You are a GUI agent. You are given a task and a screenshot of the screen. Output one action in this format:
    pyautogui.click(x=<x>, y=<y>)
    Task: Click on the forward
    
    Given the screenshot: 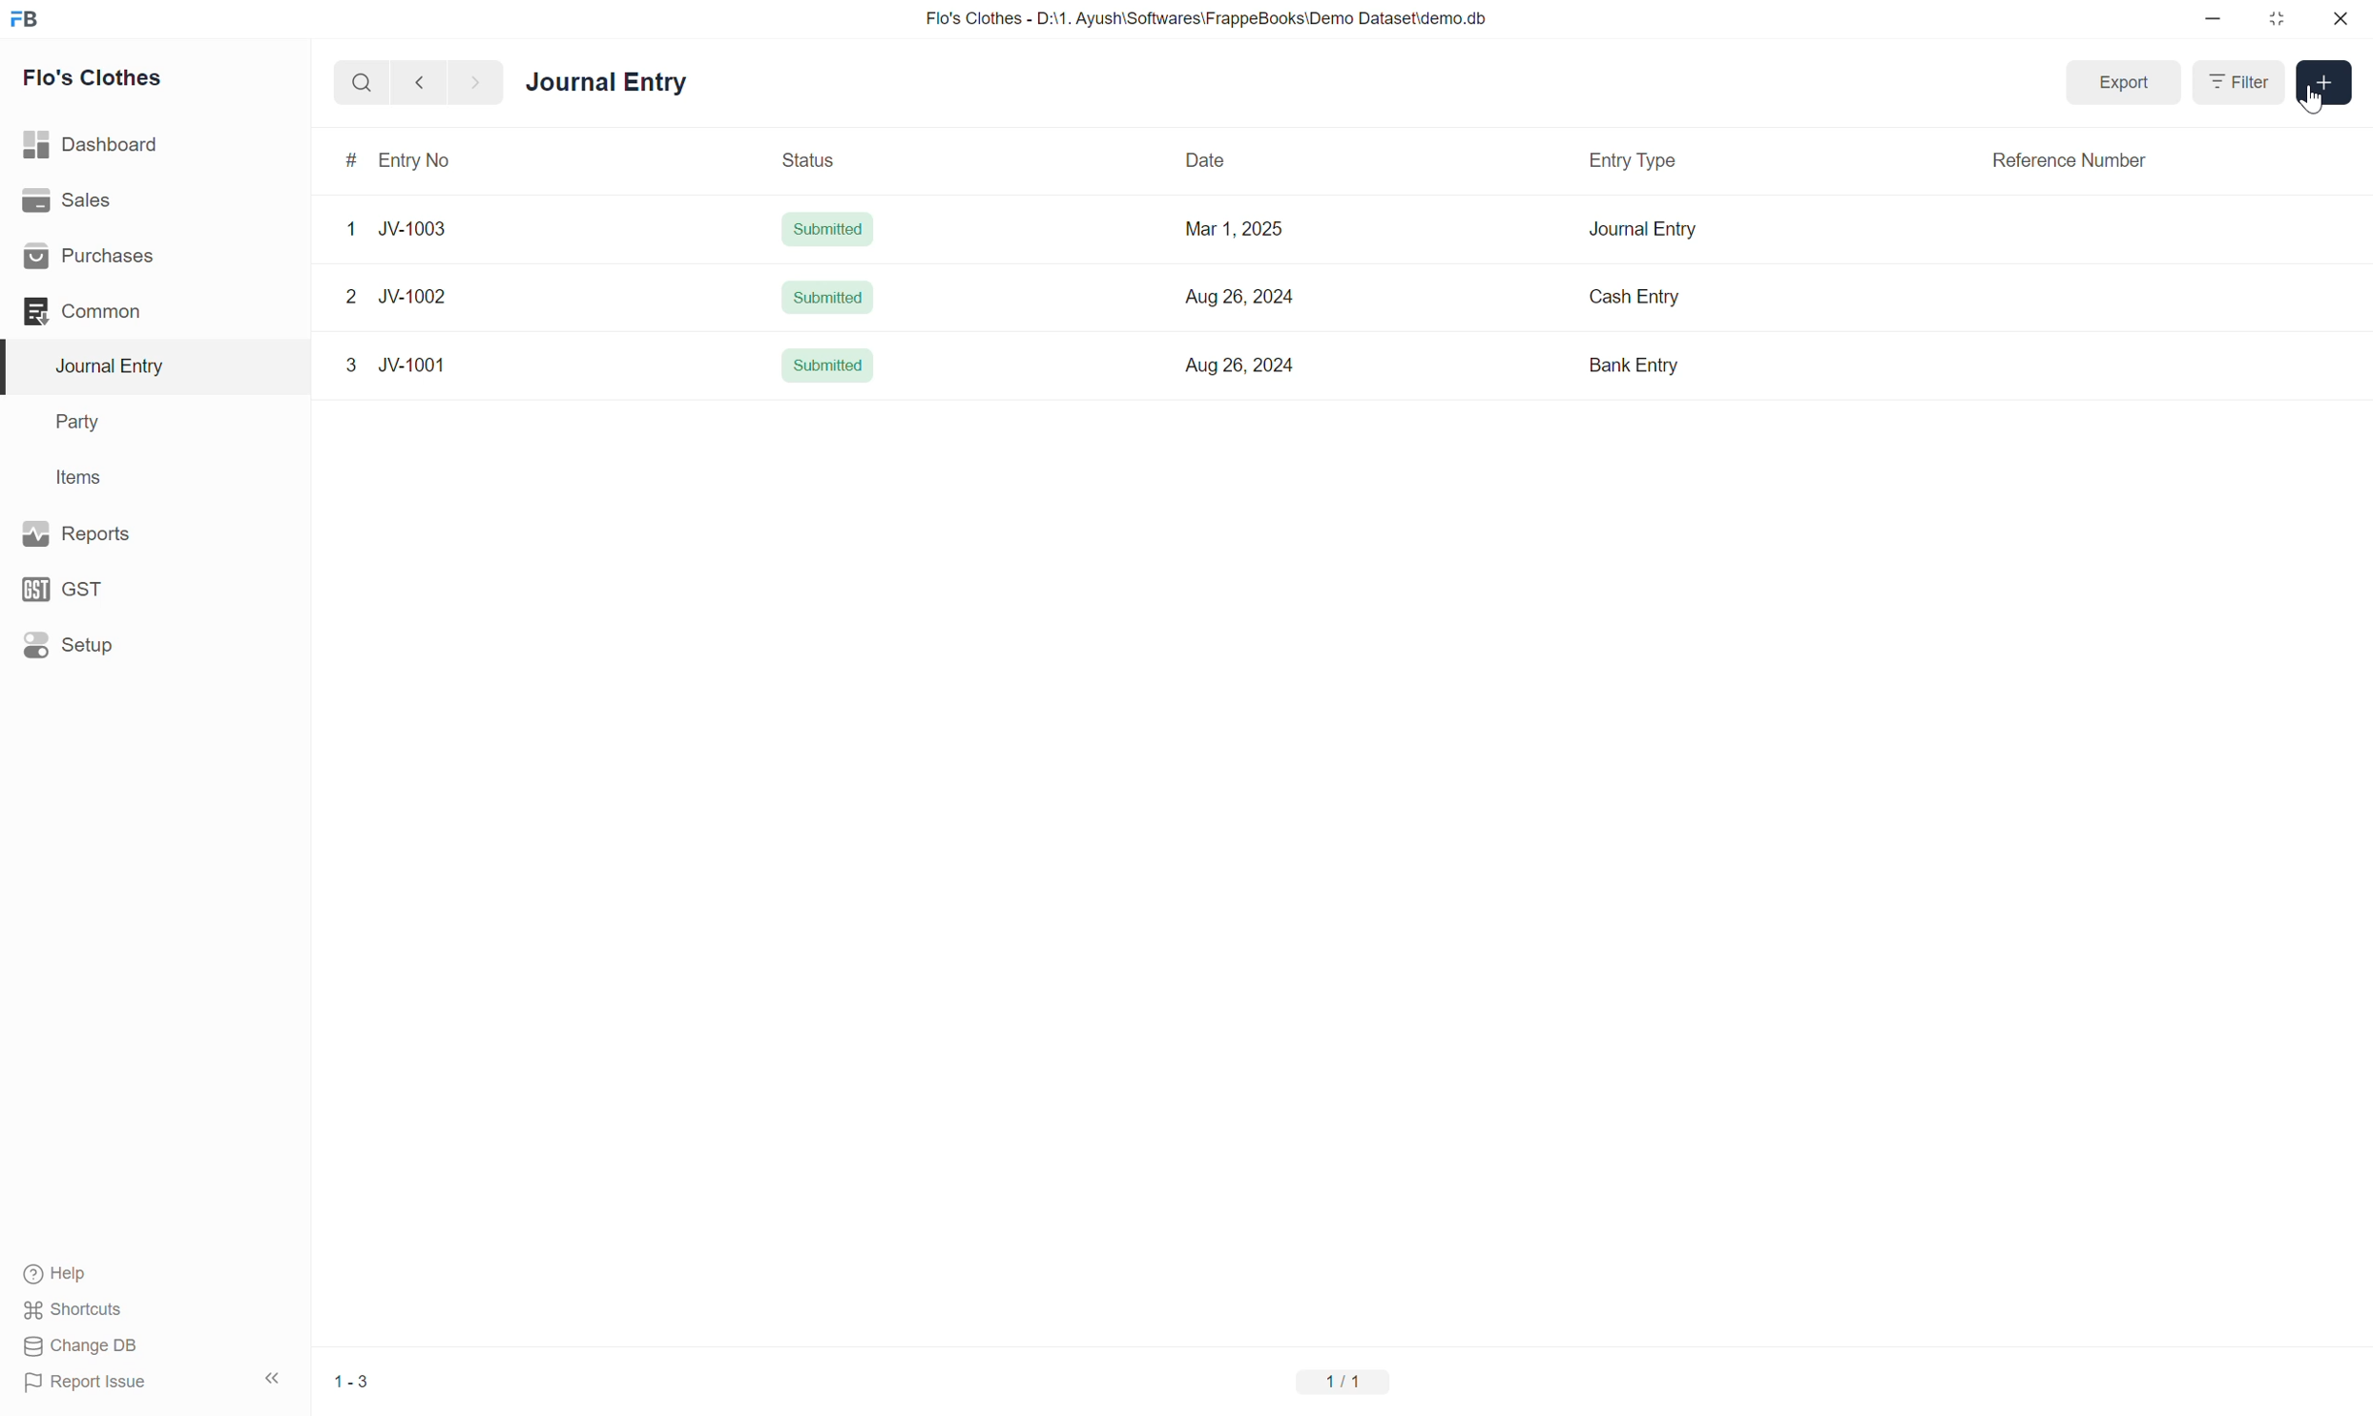 What is the action you would take?
    pyautogui.click(x=471, y=84)
    